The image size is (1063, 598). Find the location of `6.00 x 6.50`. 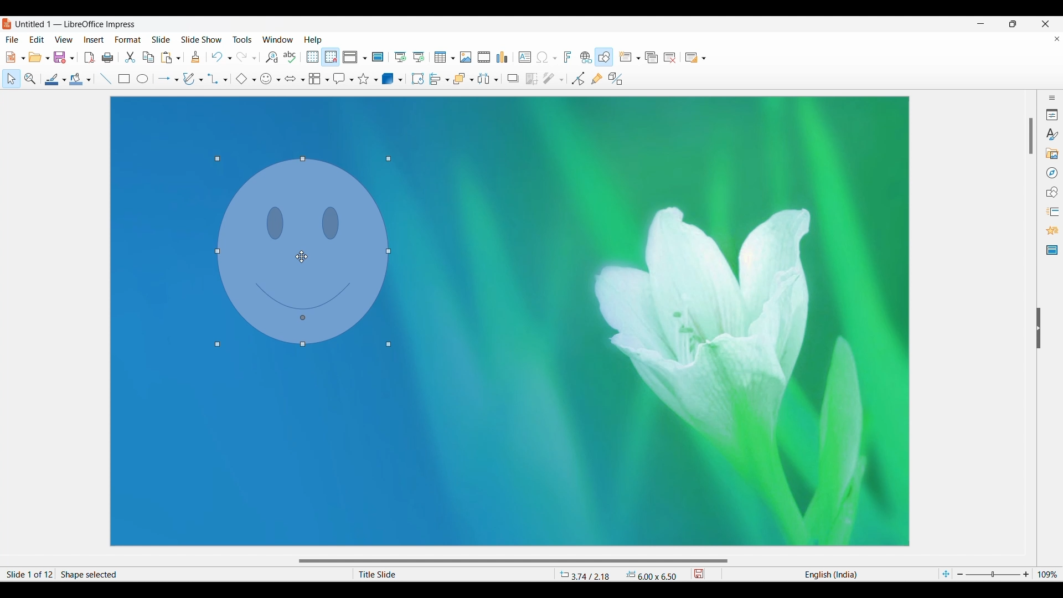

6.00 x 6.50 is located at coordinates (652, 575).